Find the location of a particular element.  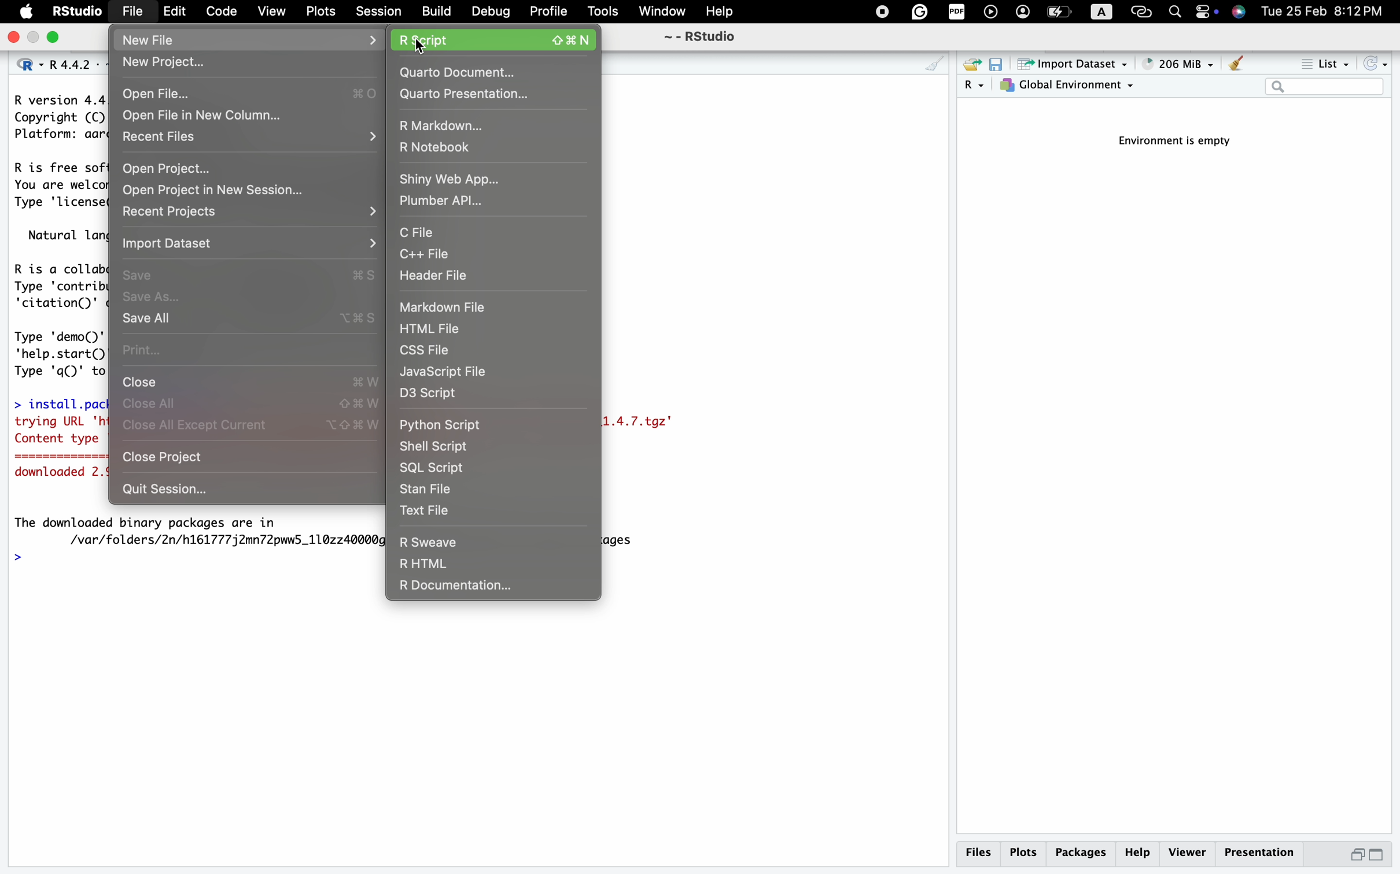

minimize is located at coordinates (36, 38).